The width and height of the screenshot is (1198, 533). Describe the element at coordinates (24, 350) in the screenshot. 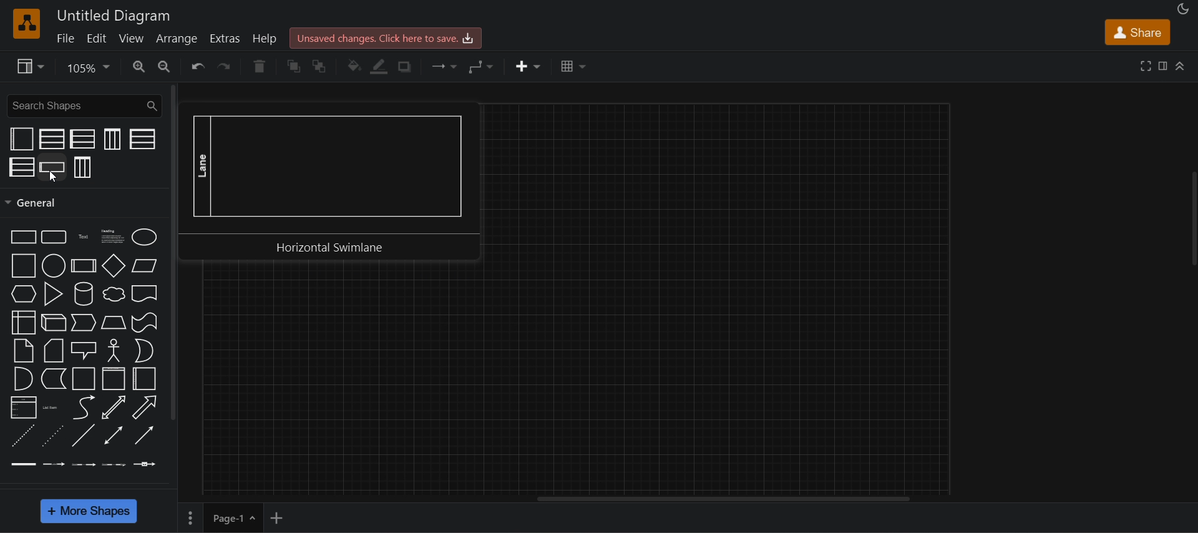

I see `note` at that location.